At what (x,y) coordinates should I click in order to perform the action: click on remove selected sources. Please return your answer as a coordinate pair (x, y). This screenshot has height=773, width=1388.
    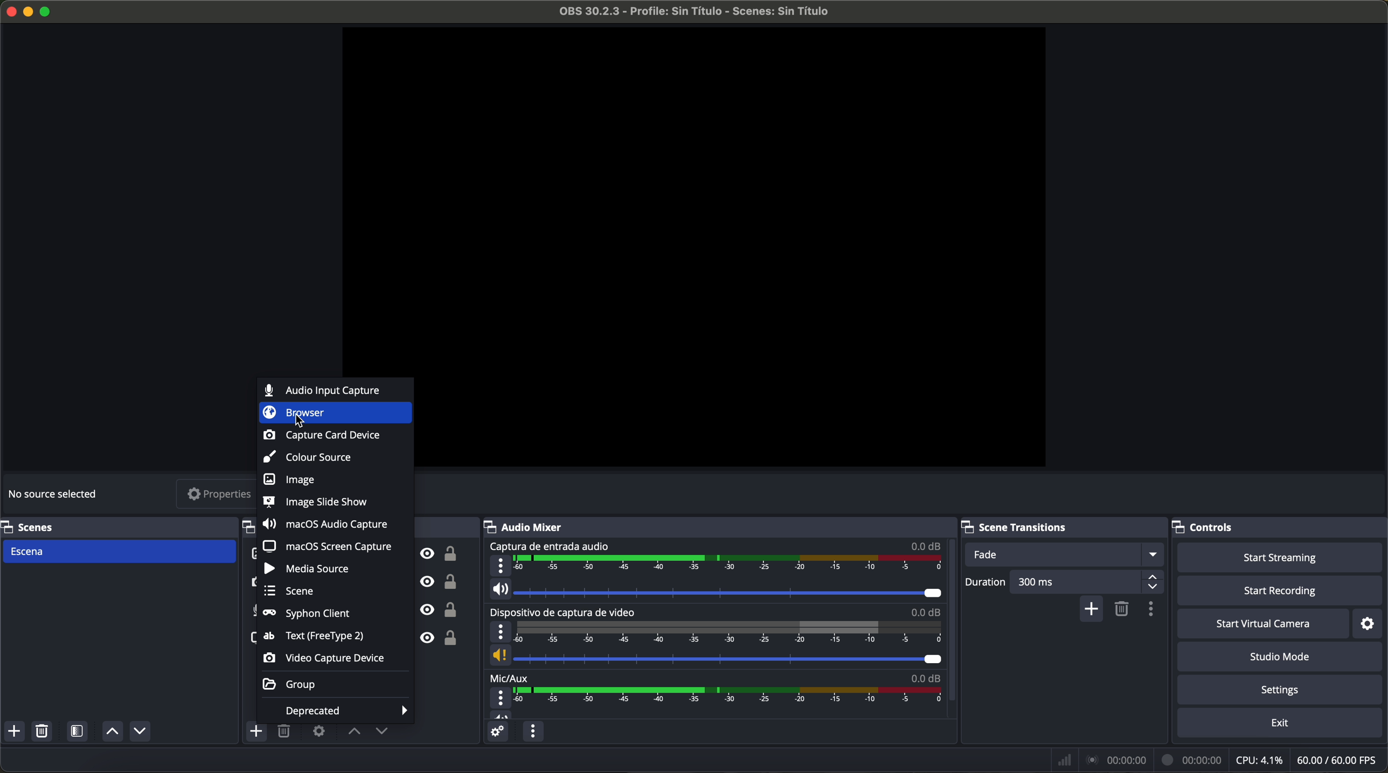
    Looking at the image, I should click on (286, 732).